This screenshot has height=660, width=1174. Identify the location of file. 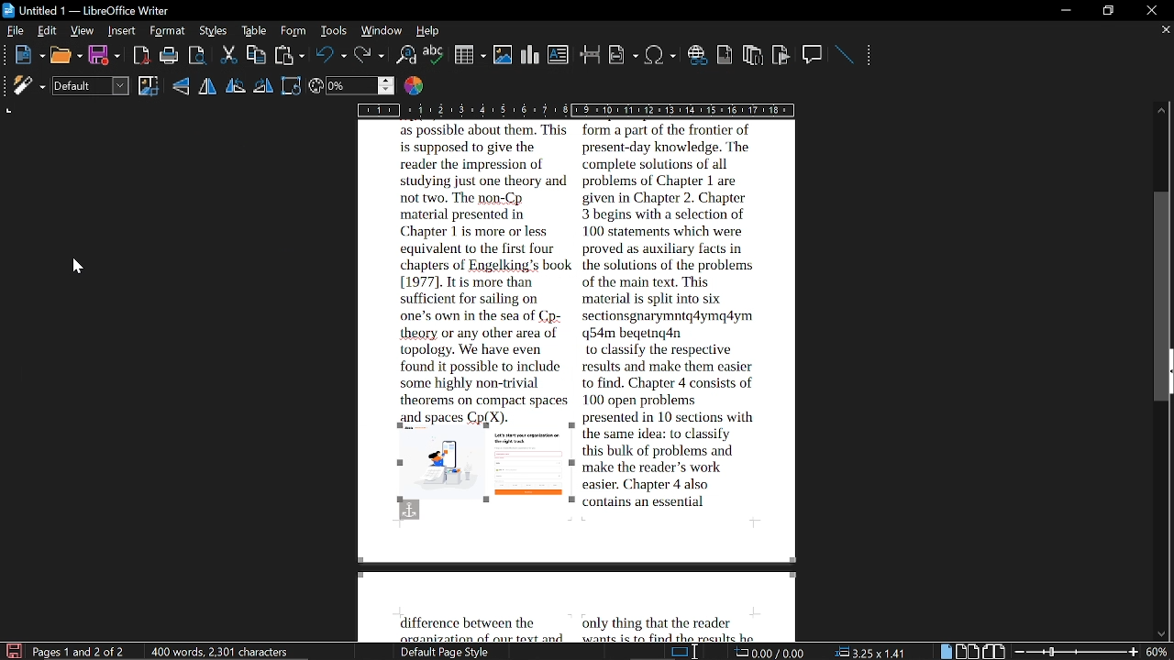
(13, 30).